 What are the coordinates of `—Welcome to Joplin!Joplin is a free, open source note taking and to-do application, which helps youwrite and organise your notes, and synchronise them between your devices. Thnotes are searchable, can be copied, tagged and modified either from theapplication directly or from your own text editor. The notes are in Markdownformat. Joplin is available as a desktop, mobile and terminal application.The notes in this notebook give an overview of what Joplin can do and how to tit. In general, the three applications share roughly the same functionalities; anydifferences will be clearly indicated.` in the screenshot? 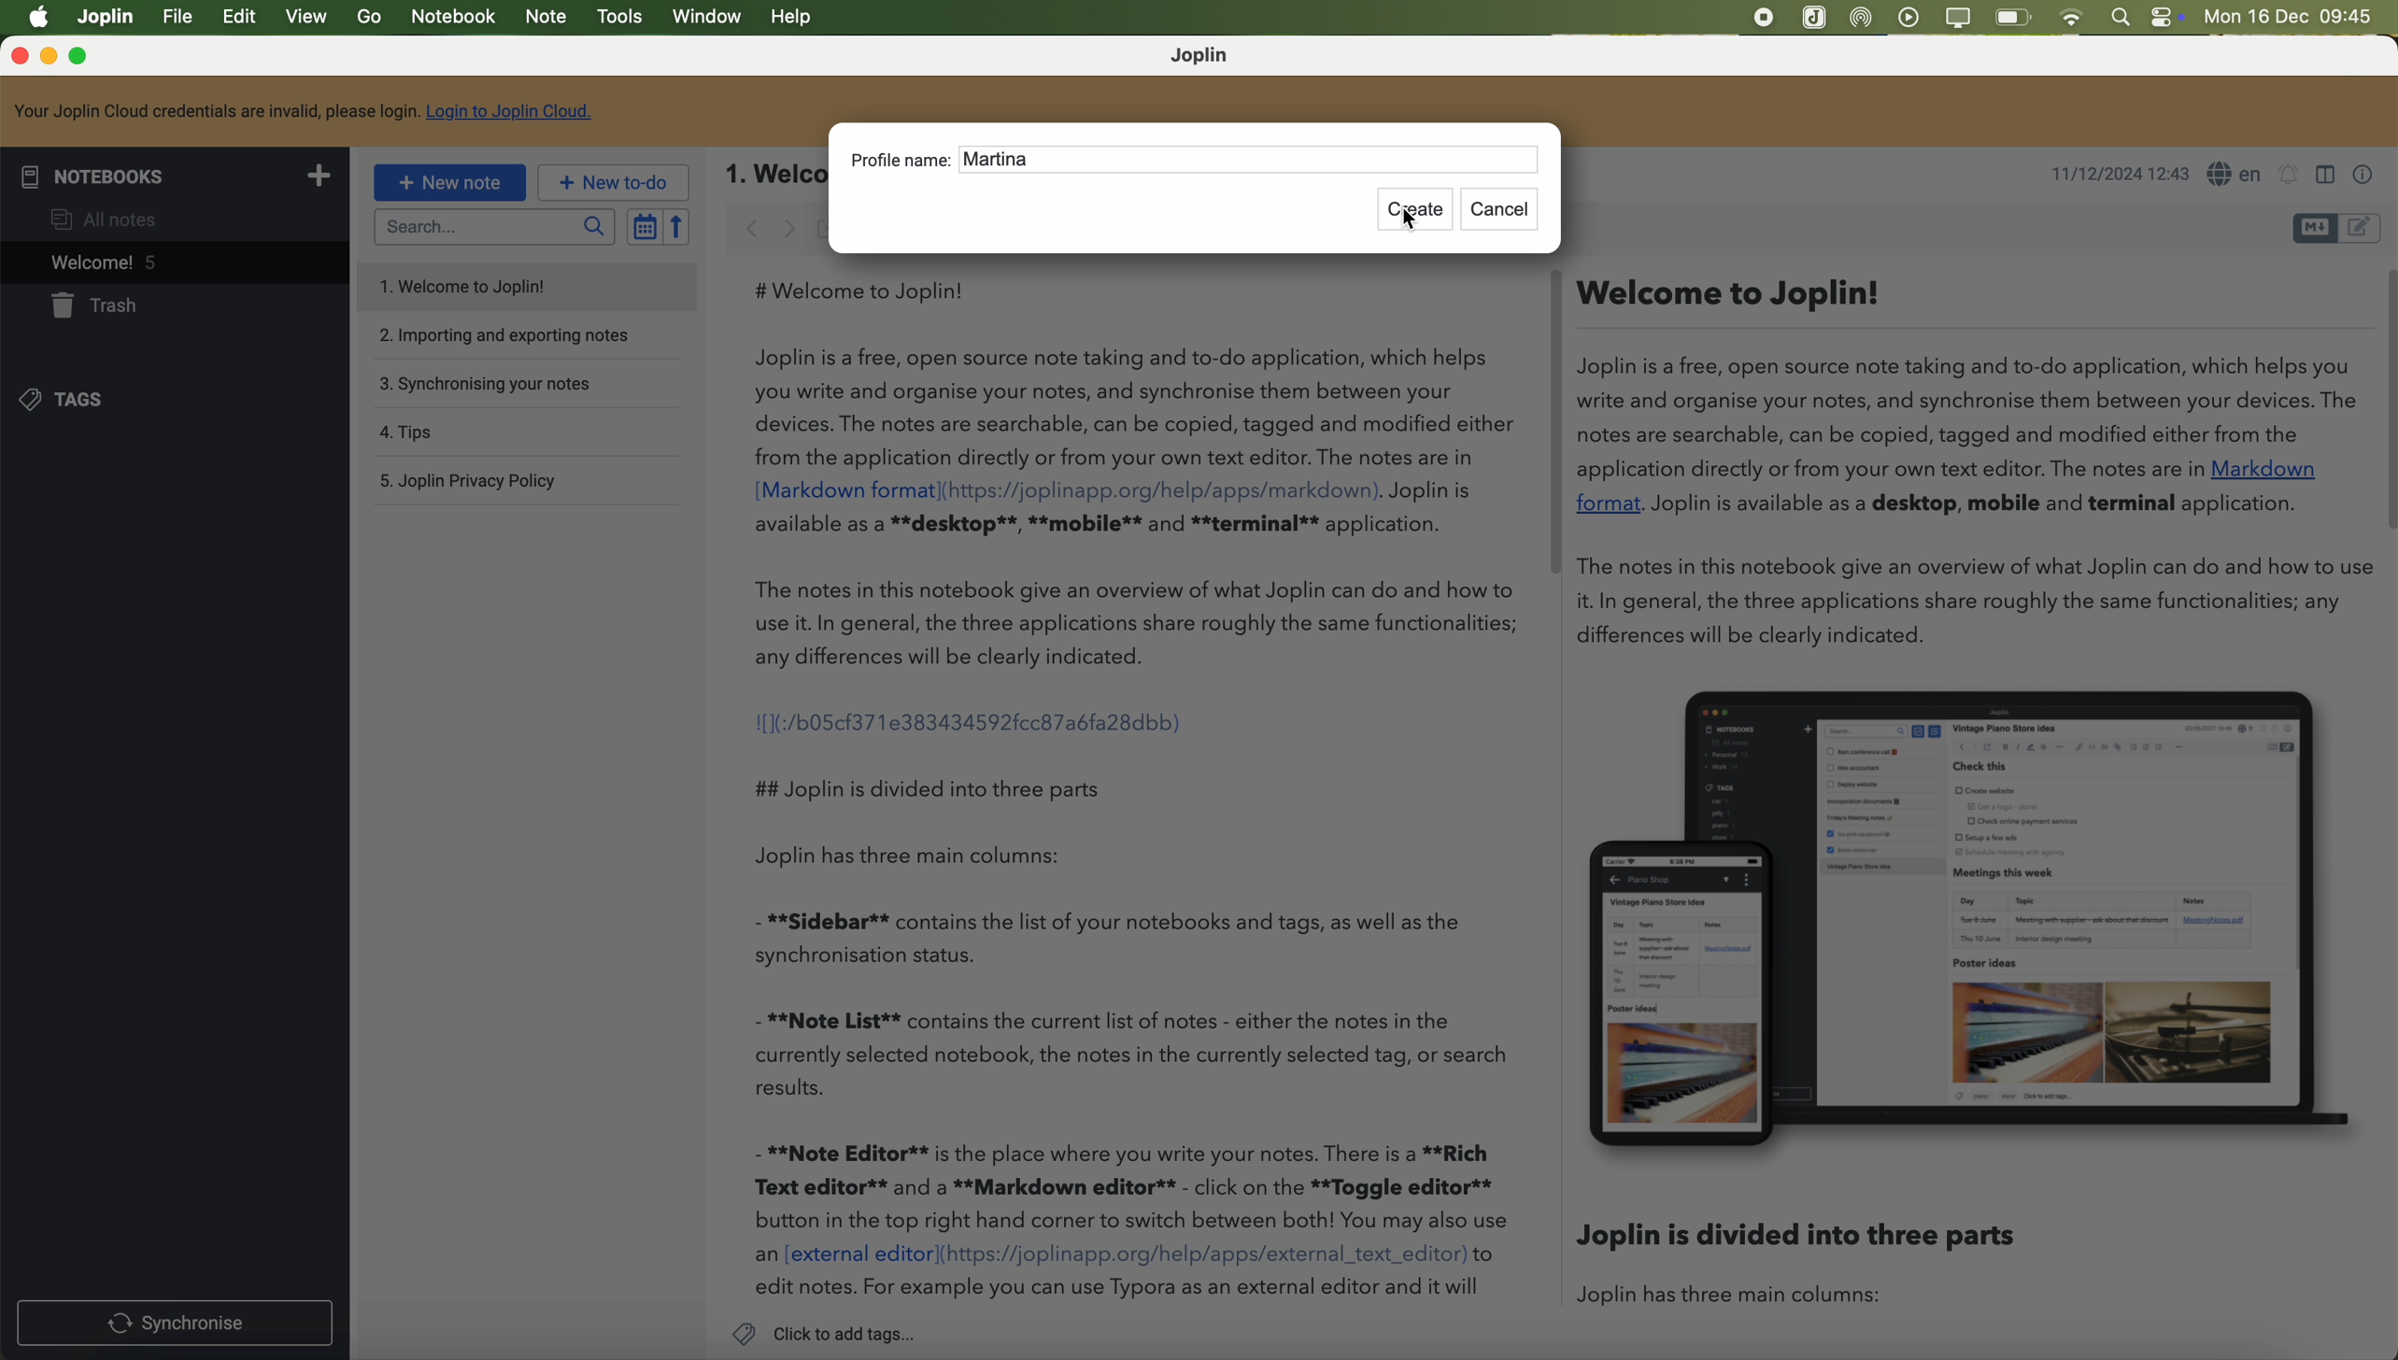 It's located at (1964, 466).